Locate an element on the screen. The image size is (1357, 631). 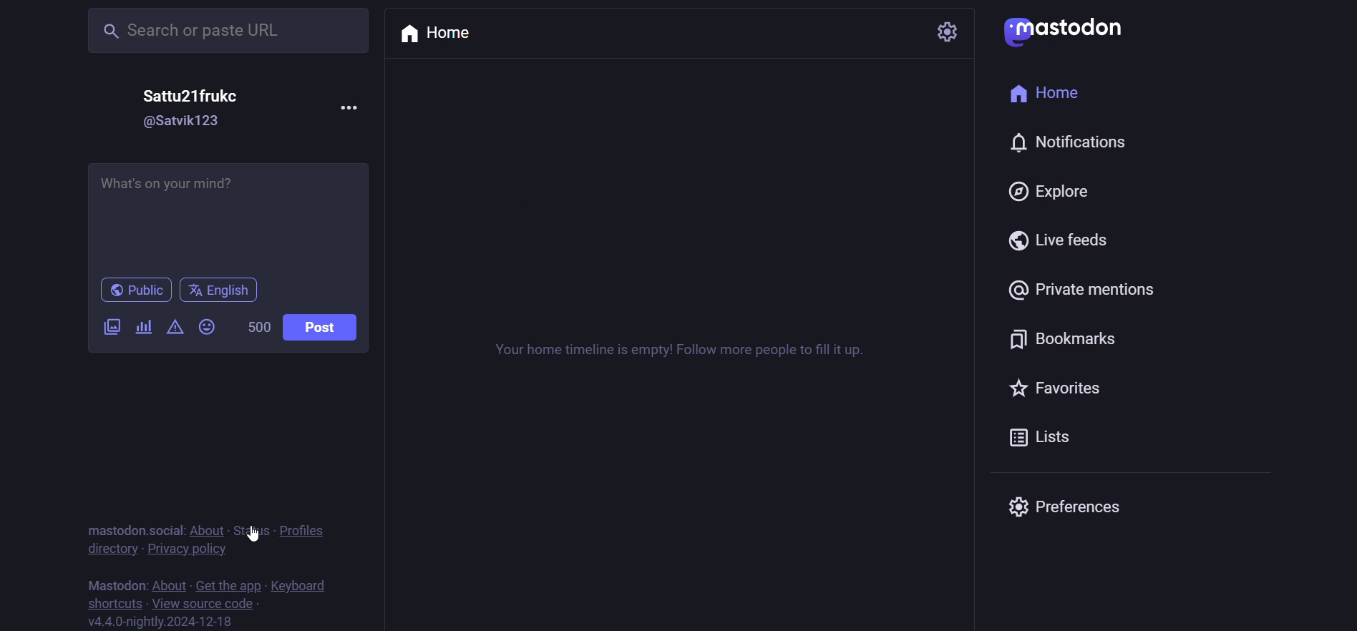
keyboard is located at coordinates (303, 585).